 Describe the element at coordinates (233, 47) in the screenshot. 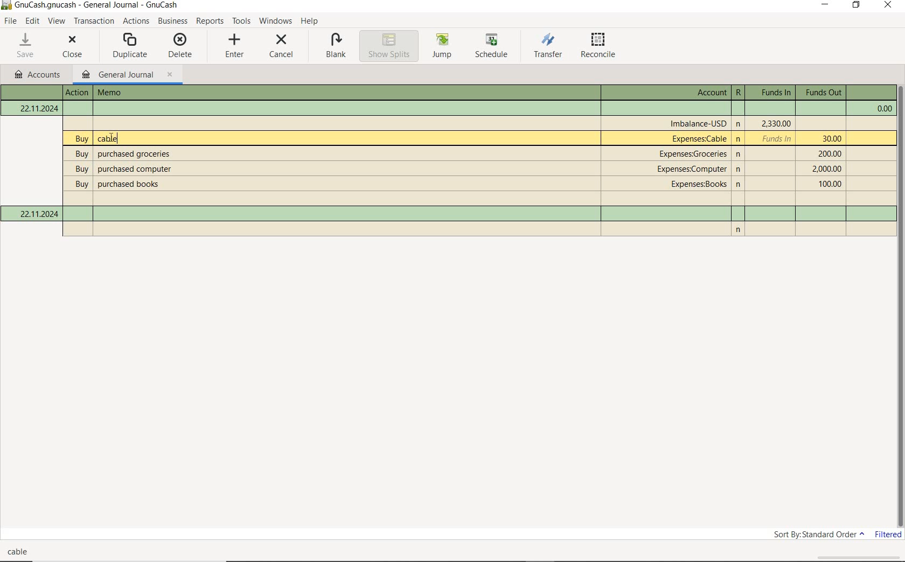

I see `enter` at that location.